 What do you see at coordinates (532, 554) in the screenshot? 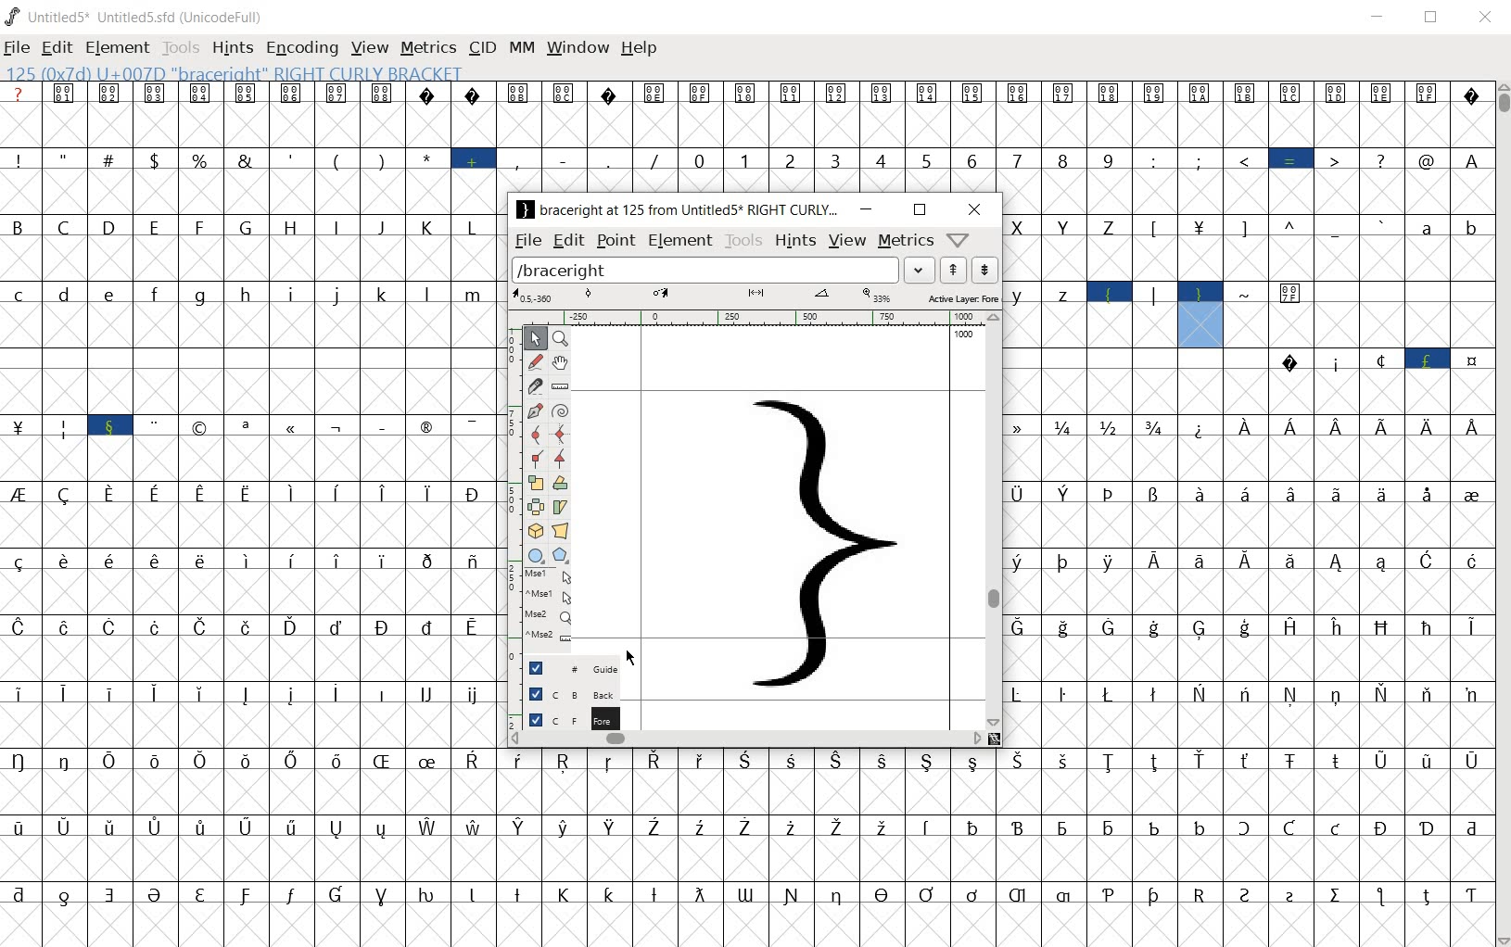
I see `rectangle or ellipse` at bounding box center [532, 554].